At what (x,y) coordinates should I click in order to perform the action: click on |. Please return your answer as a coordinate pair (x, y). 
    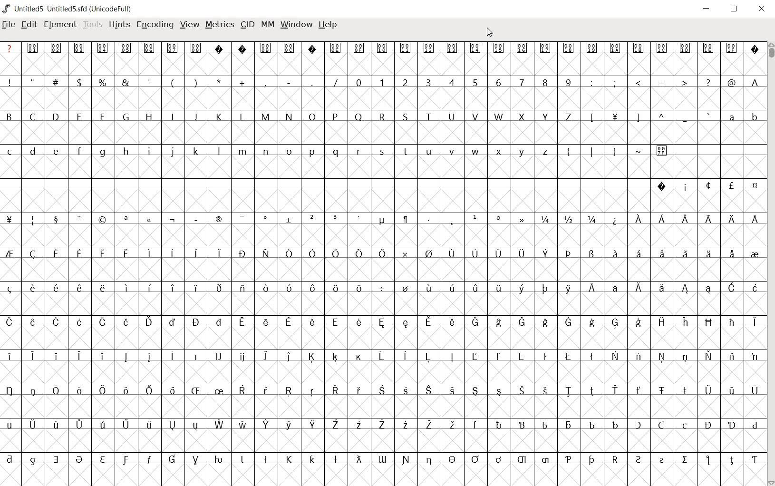
    Looking at the image, I should click on (590, 151).